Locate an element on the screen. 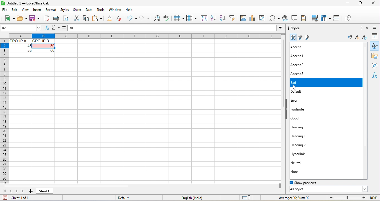  fill format is located at coordinates (349, 38).